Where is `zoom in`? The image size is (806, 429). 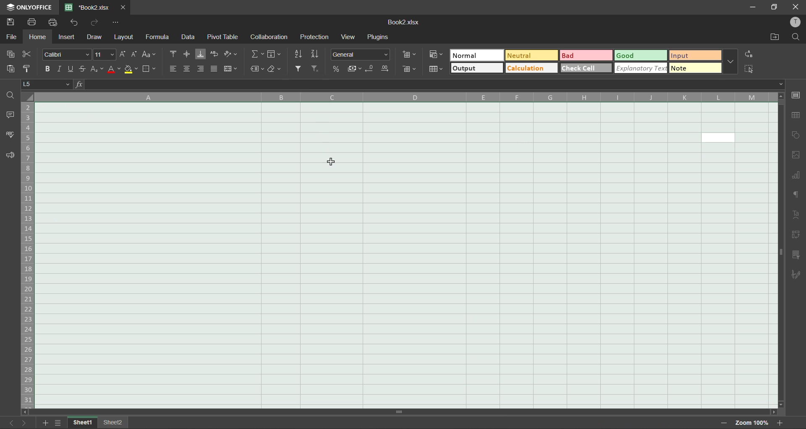
zoom in is located at coordinates (781, 421).